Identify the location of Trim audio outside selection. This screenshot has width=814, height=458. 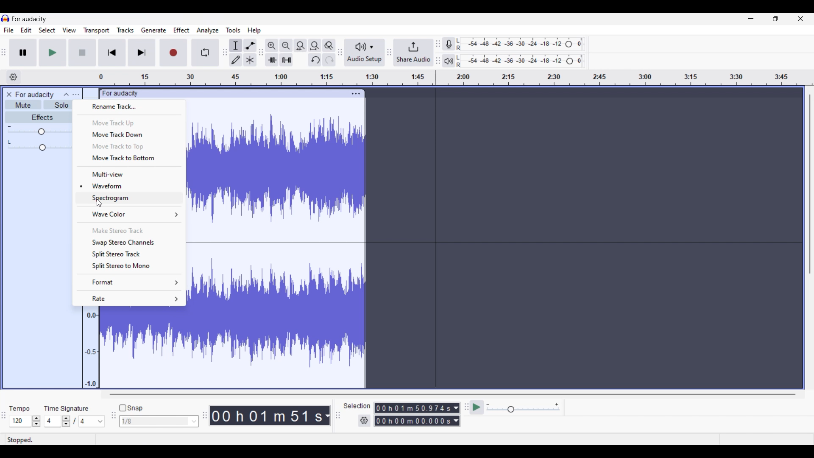
(272, 61).